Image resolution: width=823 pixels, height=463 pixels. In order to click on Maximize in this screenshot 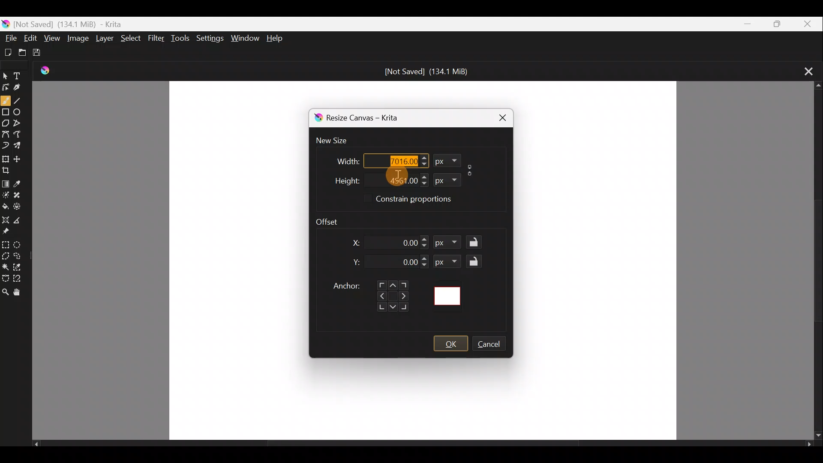, I will do `click(774, 23)`.